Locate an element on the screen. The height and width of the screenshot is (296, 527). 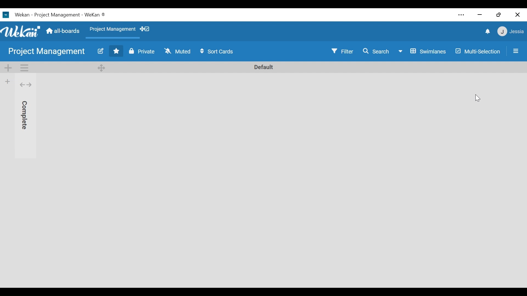
Board Title is located at coordinates (47, 51).